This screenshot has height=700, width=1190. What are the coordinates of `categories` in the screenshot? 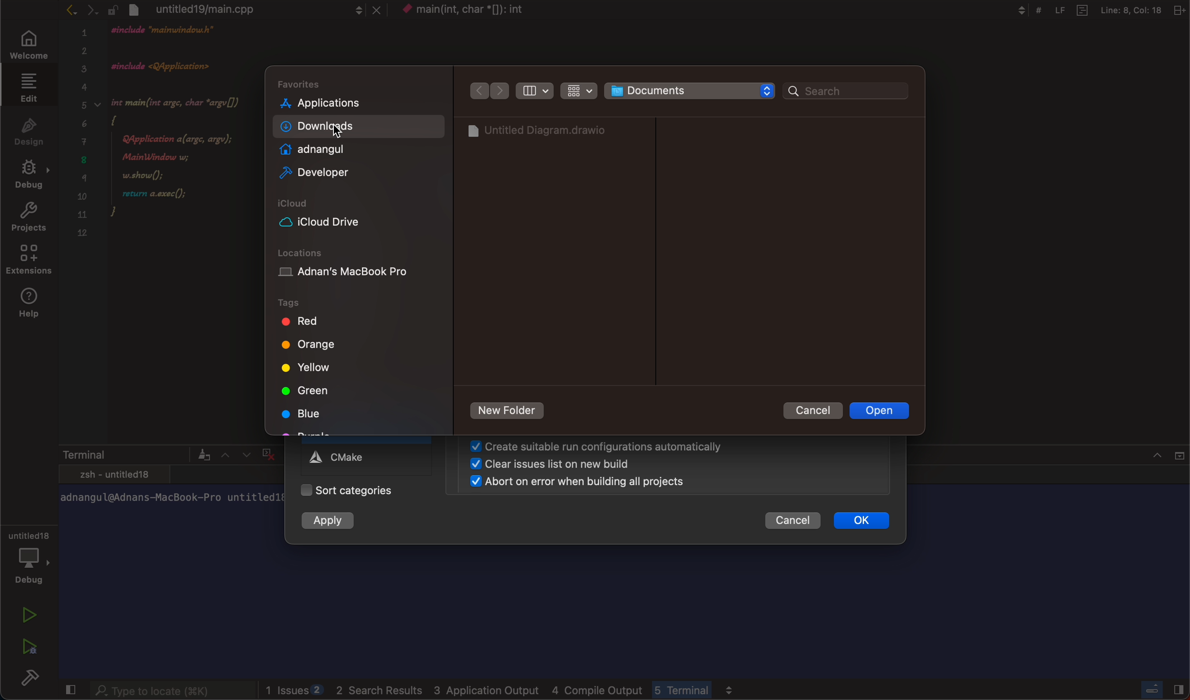 It's located at (364, 490).